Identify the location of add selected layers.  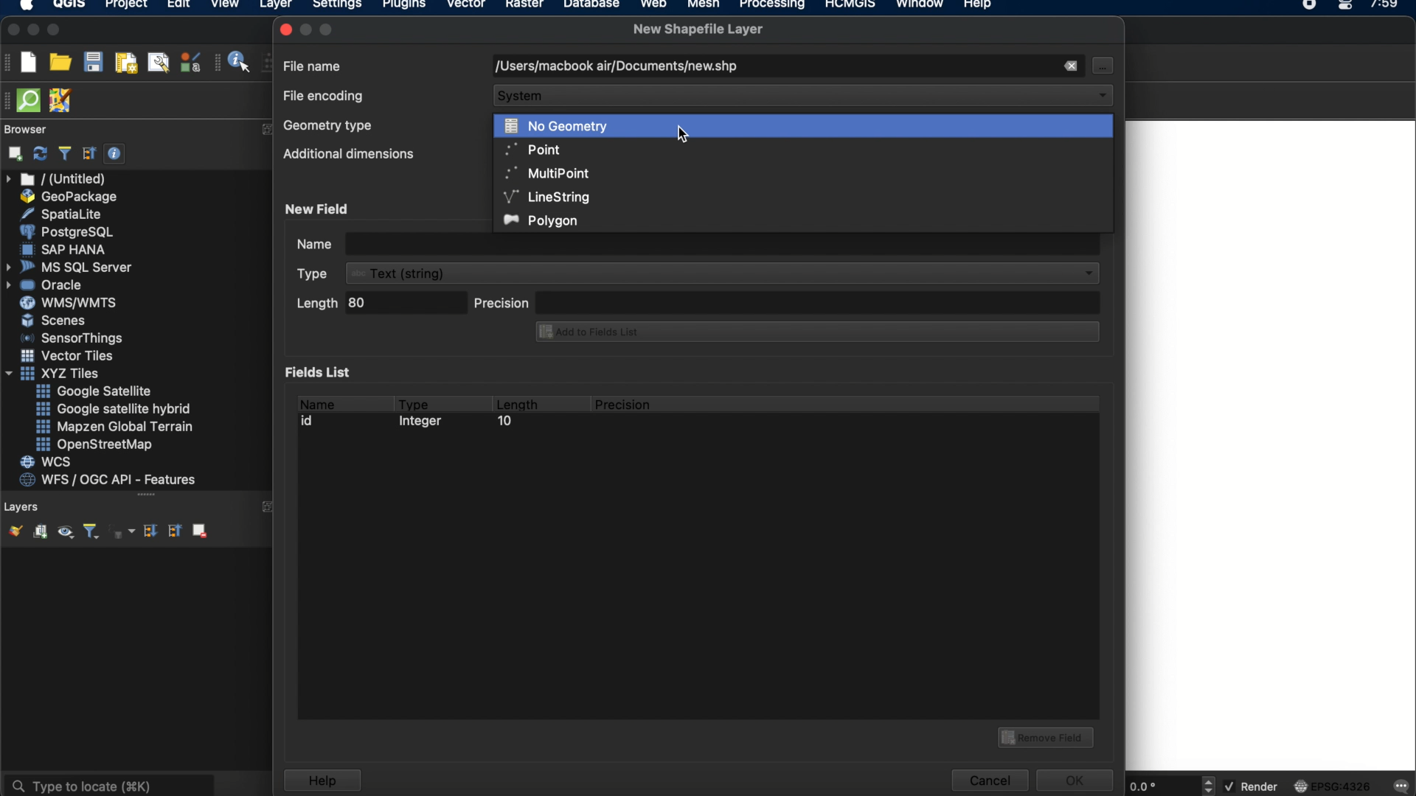
(13, 153).